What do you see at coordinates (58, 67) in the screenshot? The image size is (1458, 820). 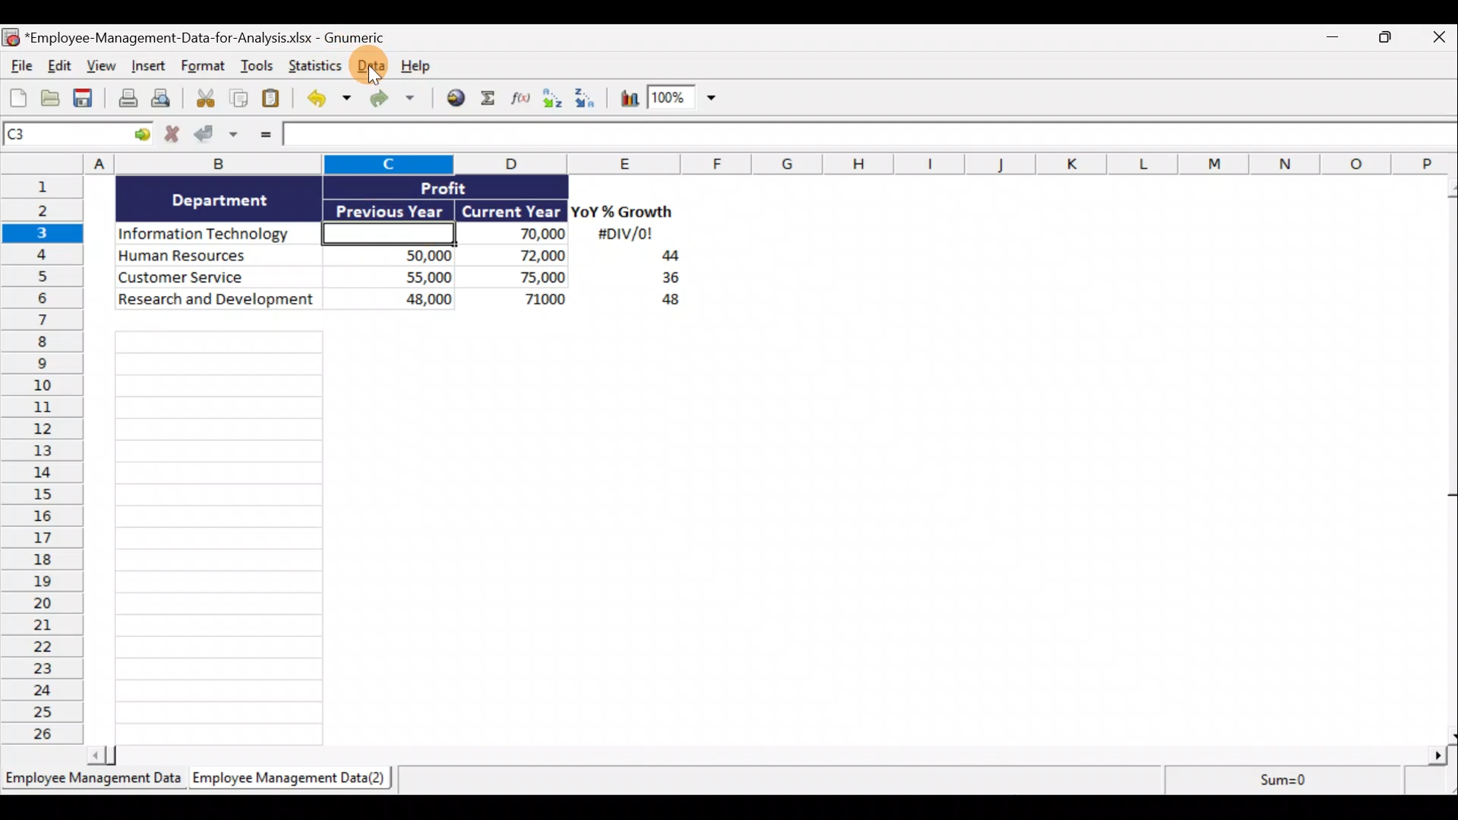 I see `Edit` at bounding box center [58, 67].